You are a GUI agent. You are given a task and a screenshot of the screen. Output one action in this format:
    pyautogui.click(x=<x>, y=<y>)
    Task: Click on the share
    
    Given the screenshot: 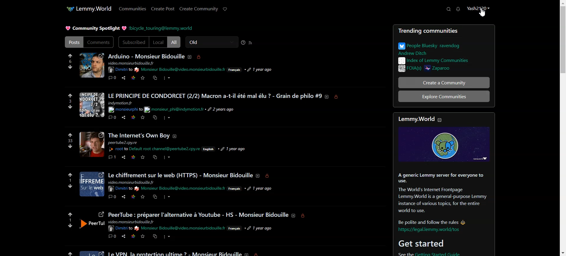 What is the action you would take?
    pyautogui.click(x=123, y=197)
    